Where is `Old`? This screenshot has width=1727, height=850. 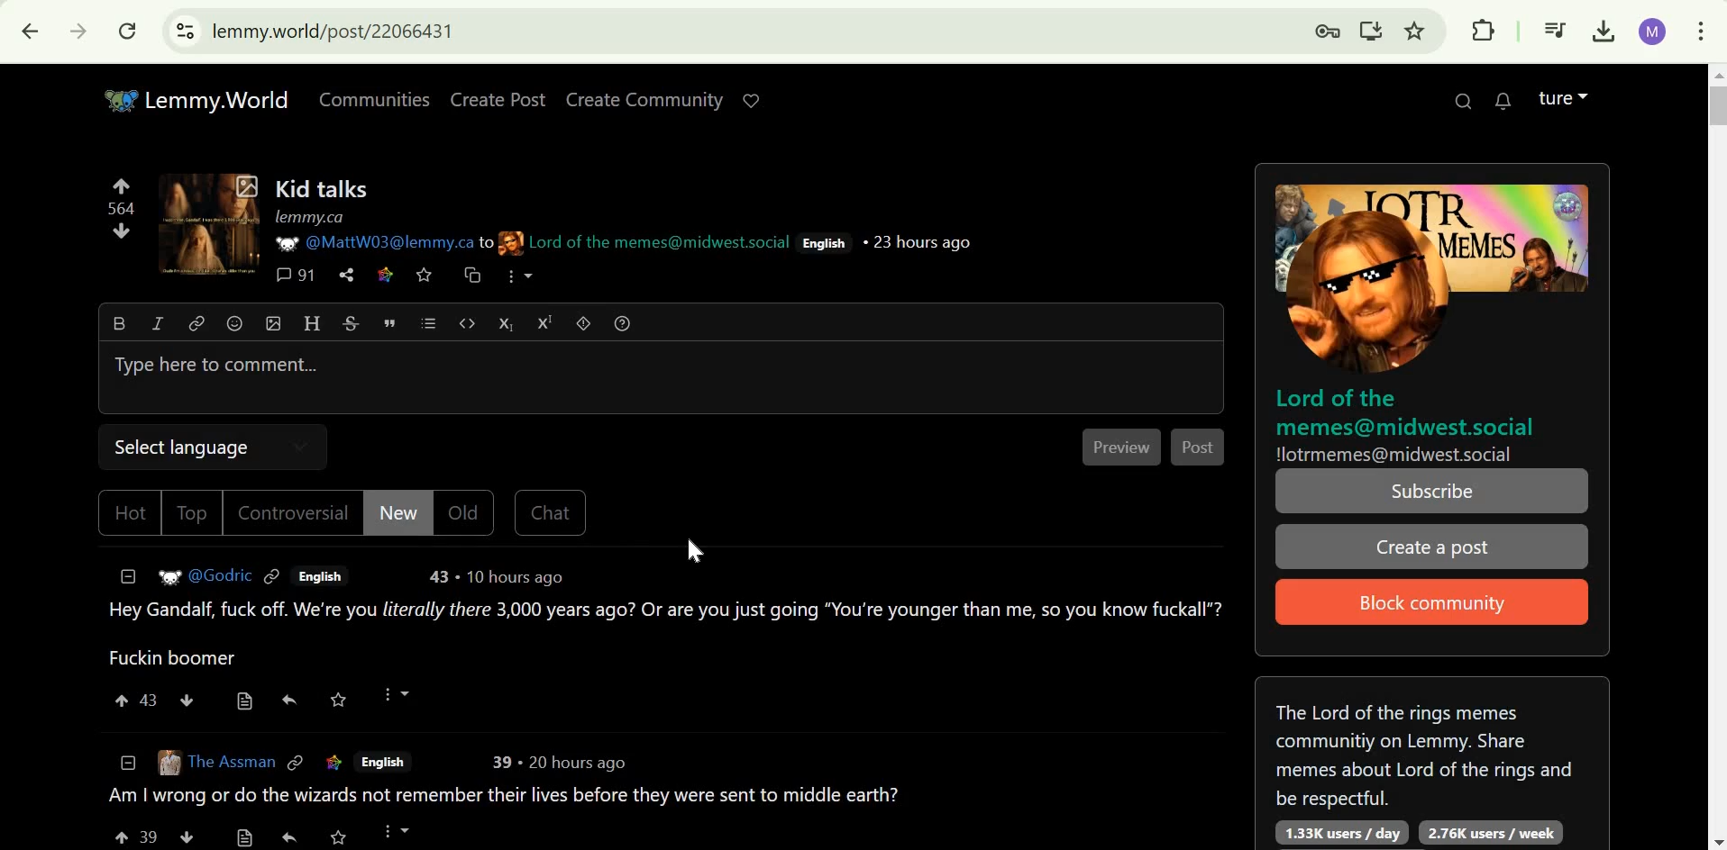
Old is located at coordinates (466, 513).